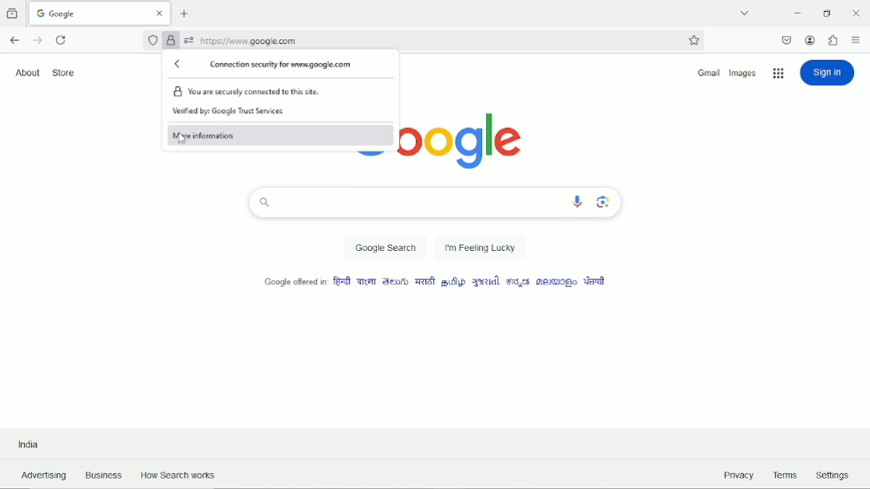 The image size is (870, 489). Describe the element at coordinates (27, 72) in the screenshot. I see `About` at that location.